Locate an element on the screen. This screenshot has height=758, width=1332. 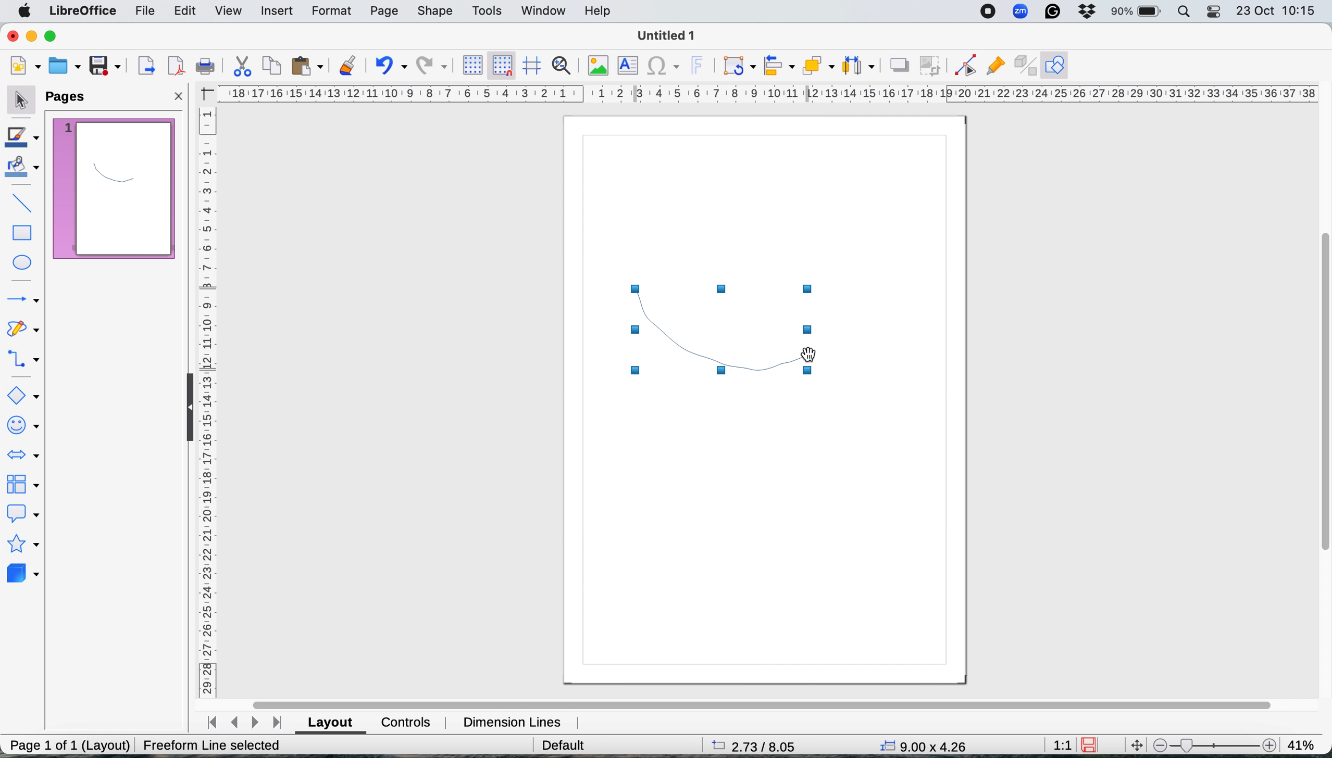
paste is located at coordinates (309, 67).